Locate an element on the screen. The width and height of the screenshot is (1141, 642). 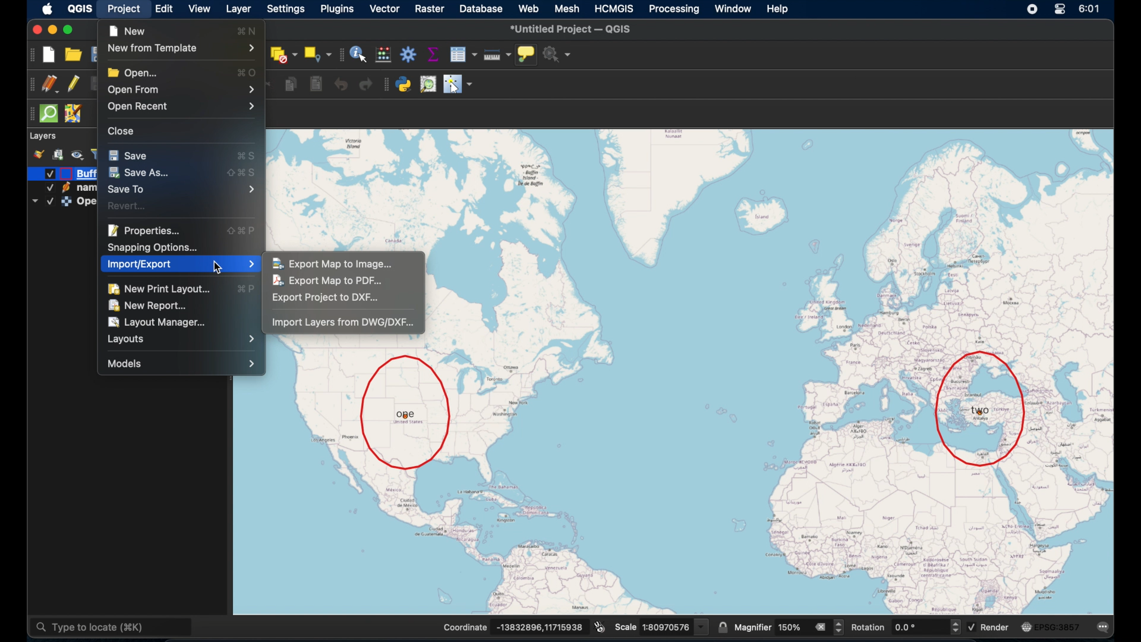
layer is located at coordinates (238, 9).